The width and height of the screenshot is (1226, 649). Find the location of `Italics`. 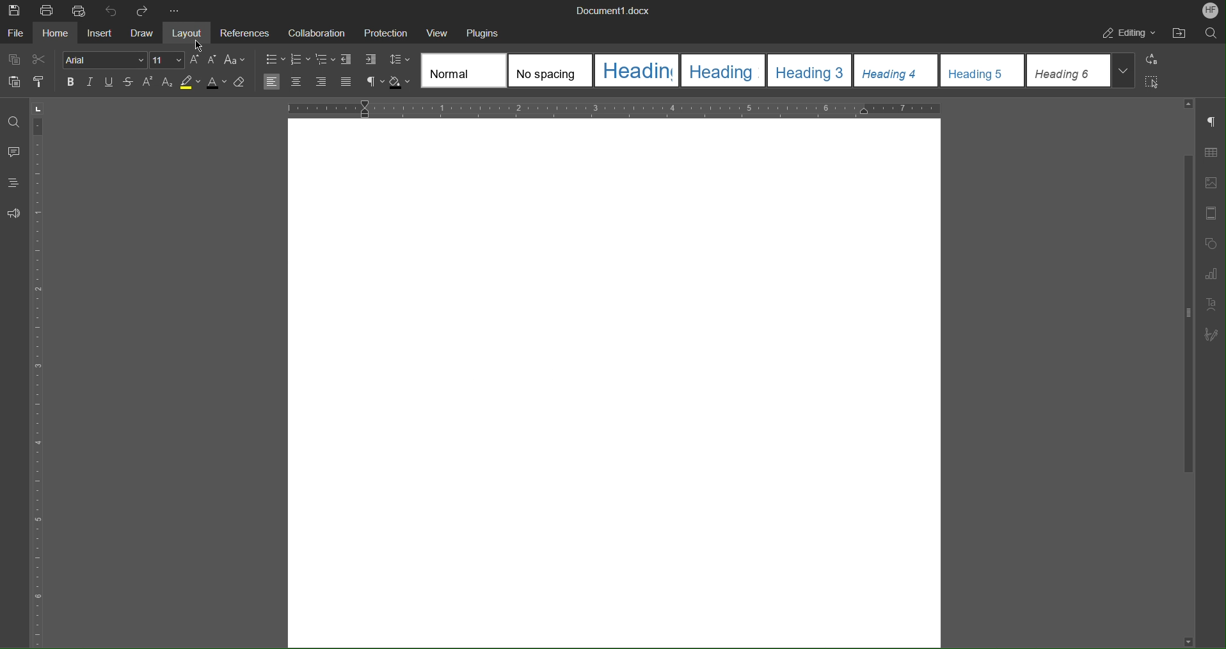

Italics is located at coordinates (92, 82).